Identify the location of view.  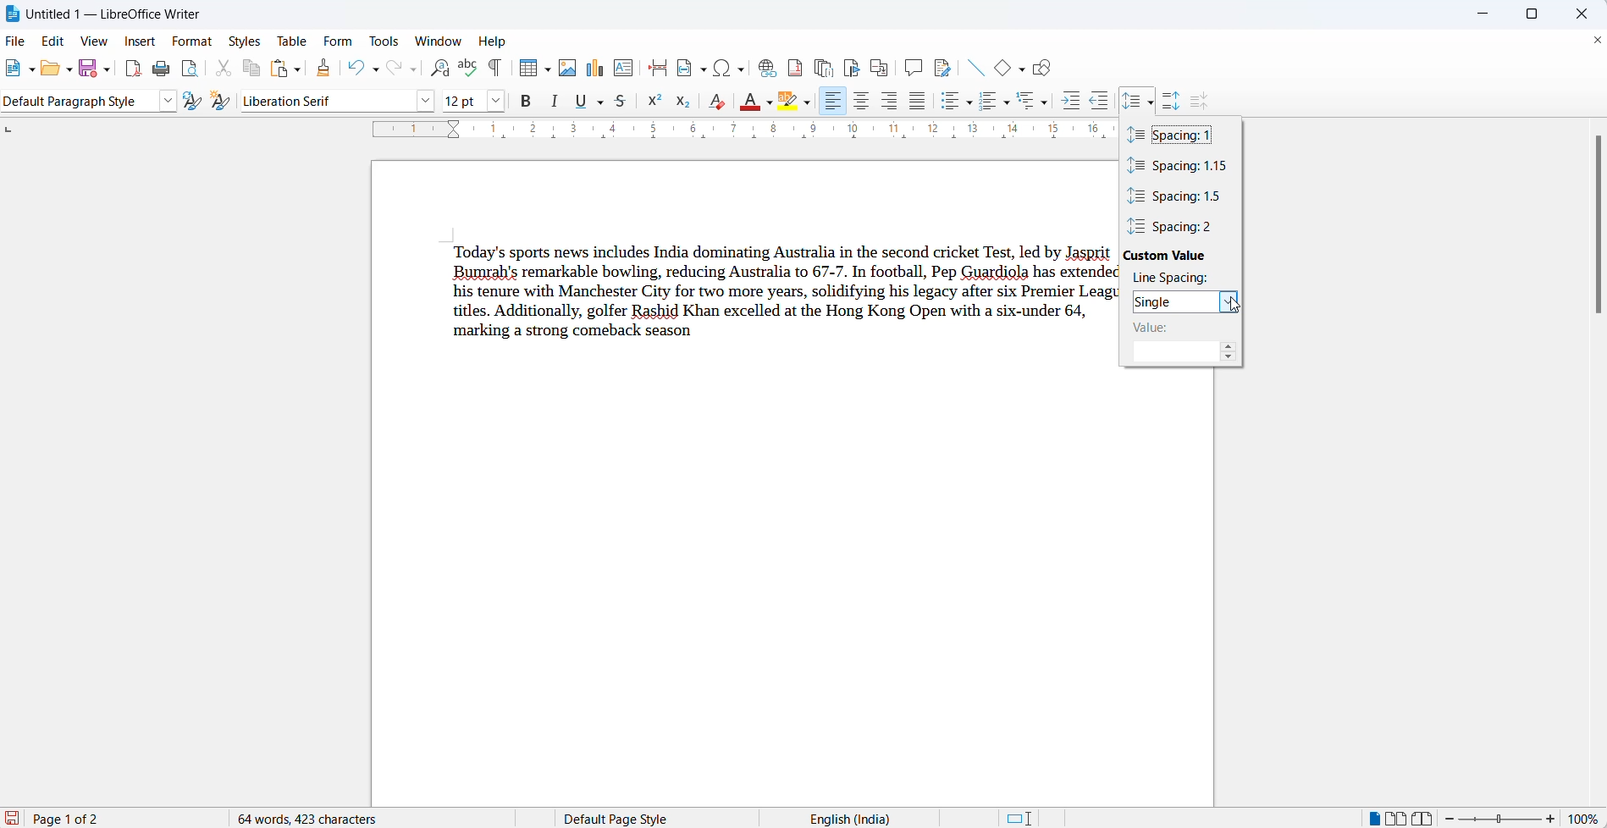
(99, 41).